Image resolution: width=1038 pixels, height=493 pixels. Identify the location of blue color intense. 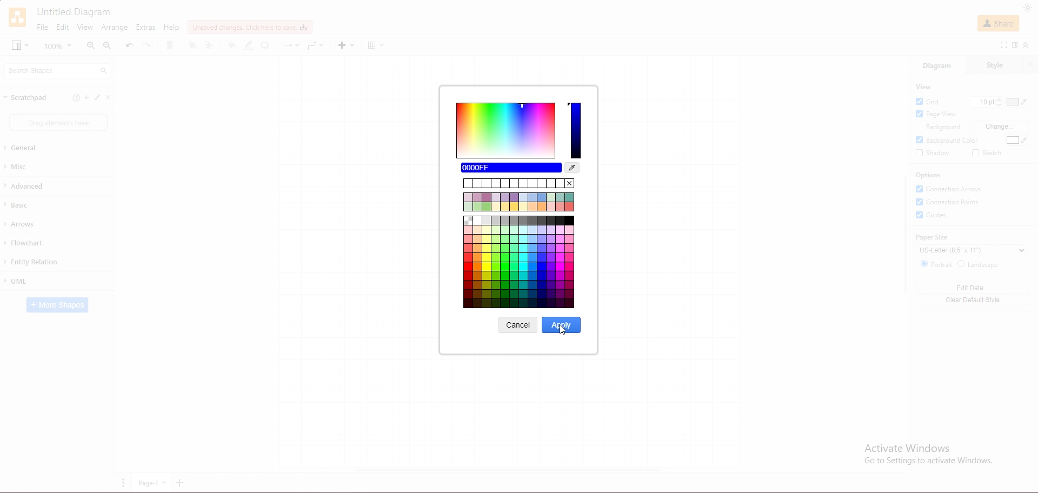
(575, 131).